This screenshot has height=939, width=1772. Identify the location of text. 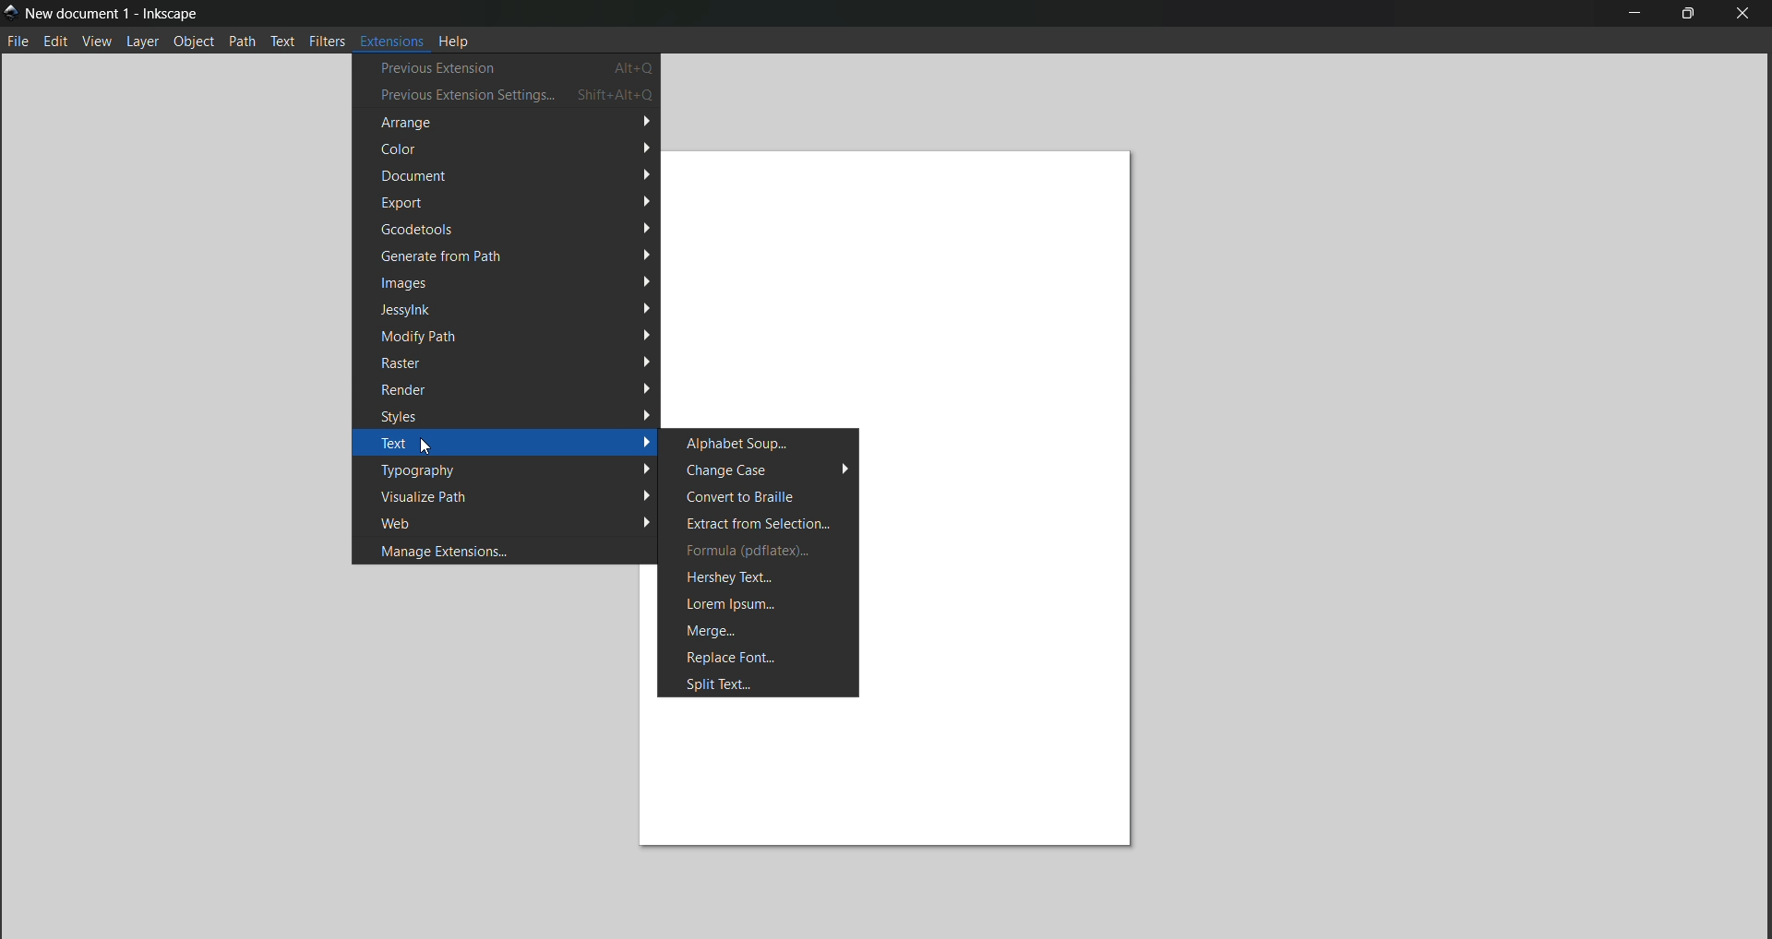
(510, 444).